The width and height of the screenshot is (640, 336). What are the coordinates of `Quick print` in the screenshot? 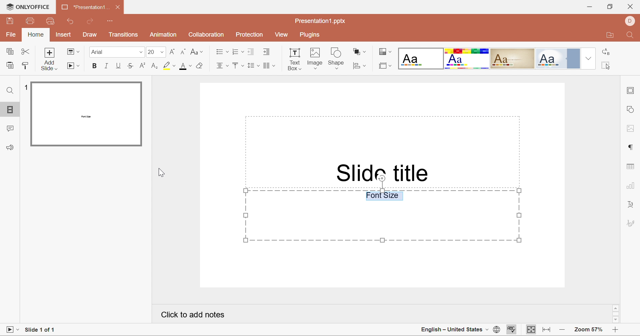 It's located at (50, 20).